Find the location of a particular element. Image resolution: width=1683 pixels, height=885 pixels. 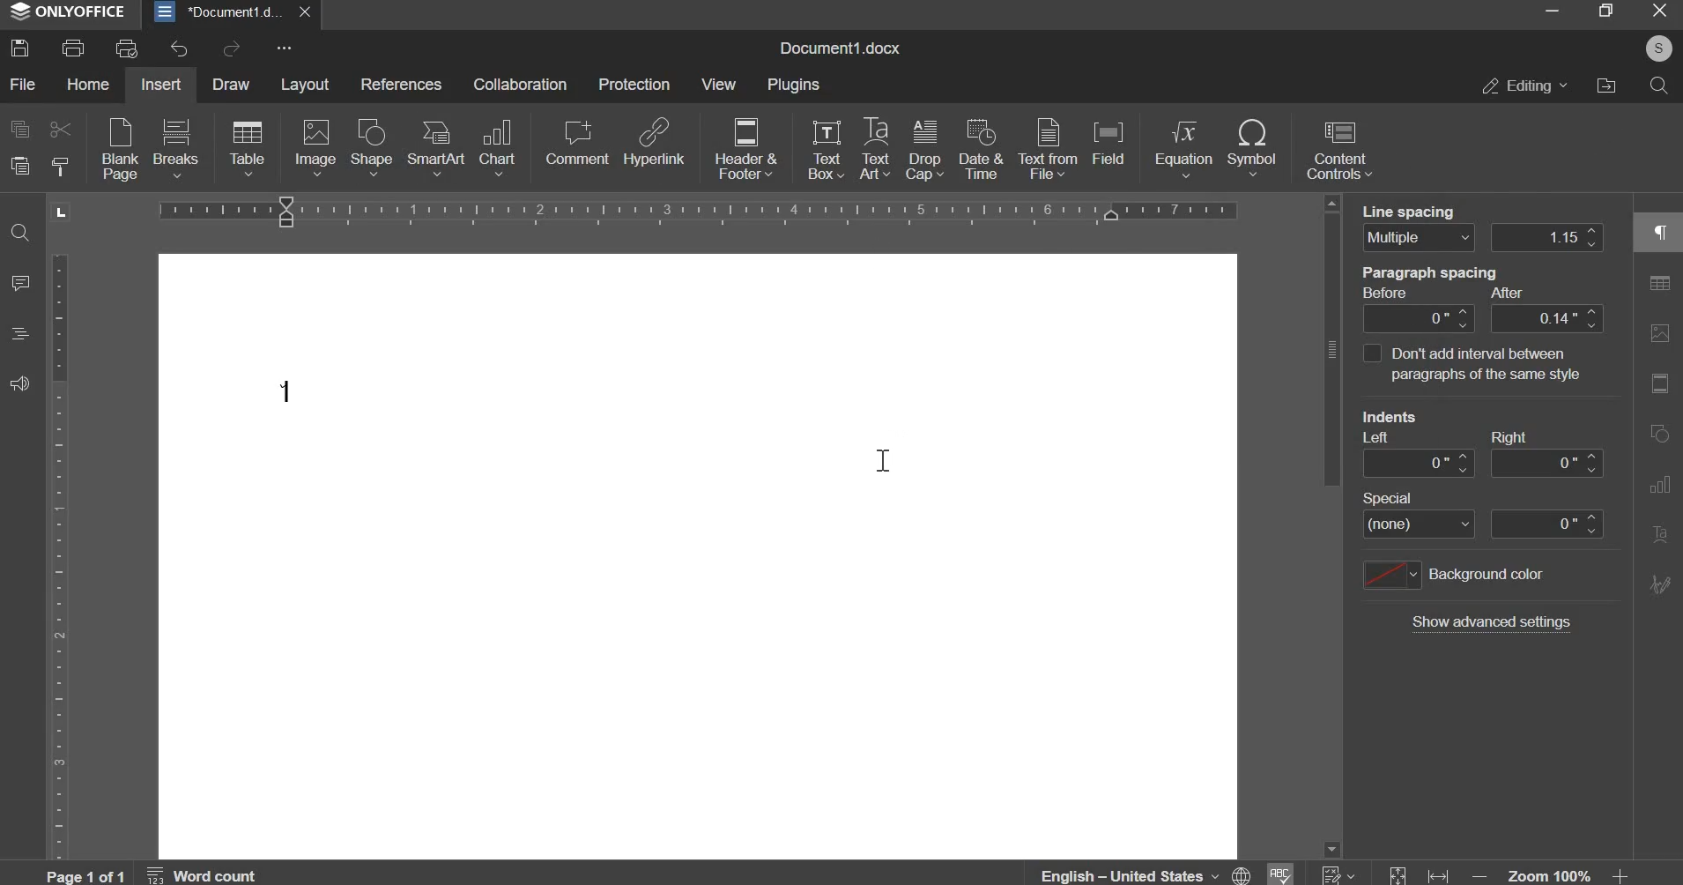

minimize is located at coordinates (1549, 11).